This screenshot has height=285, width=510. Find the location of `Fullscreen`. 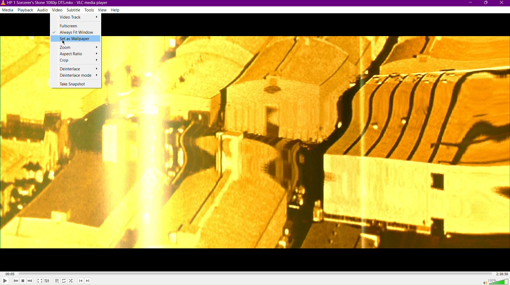

Fullscreen is located at coordinates (74, 25).